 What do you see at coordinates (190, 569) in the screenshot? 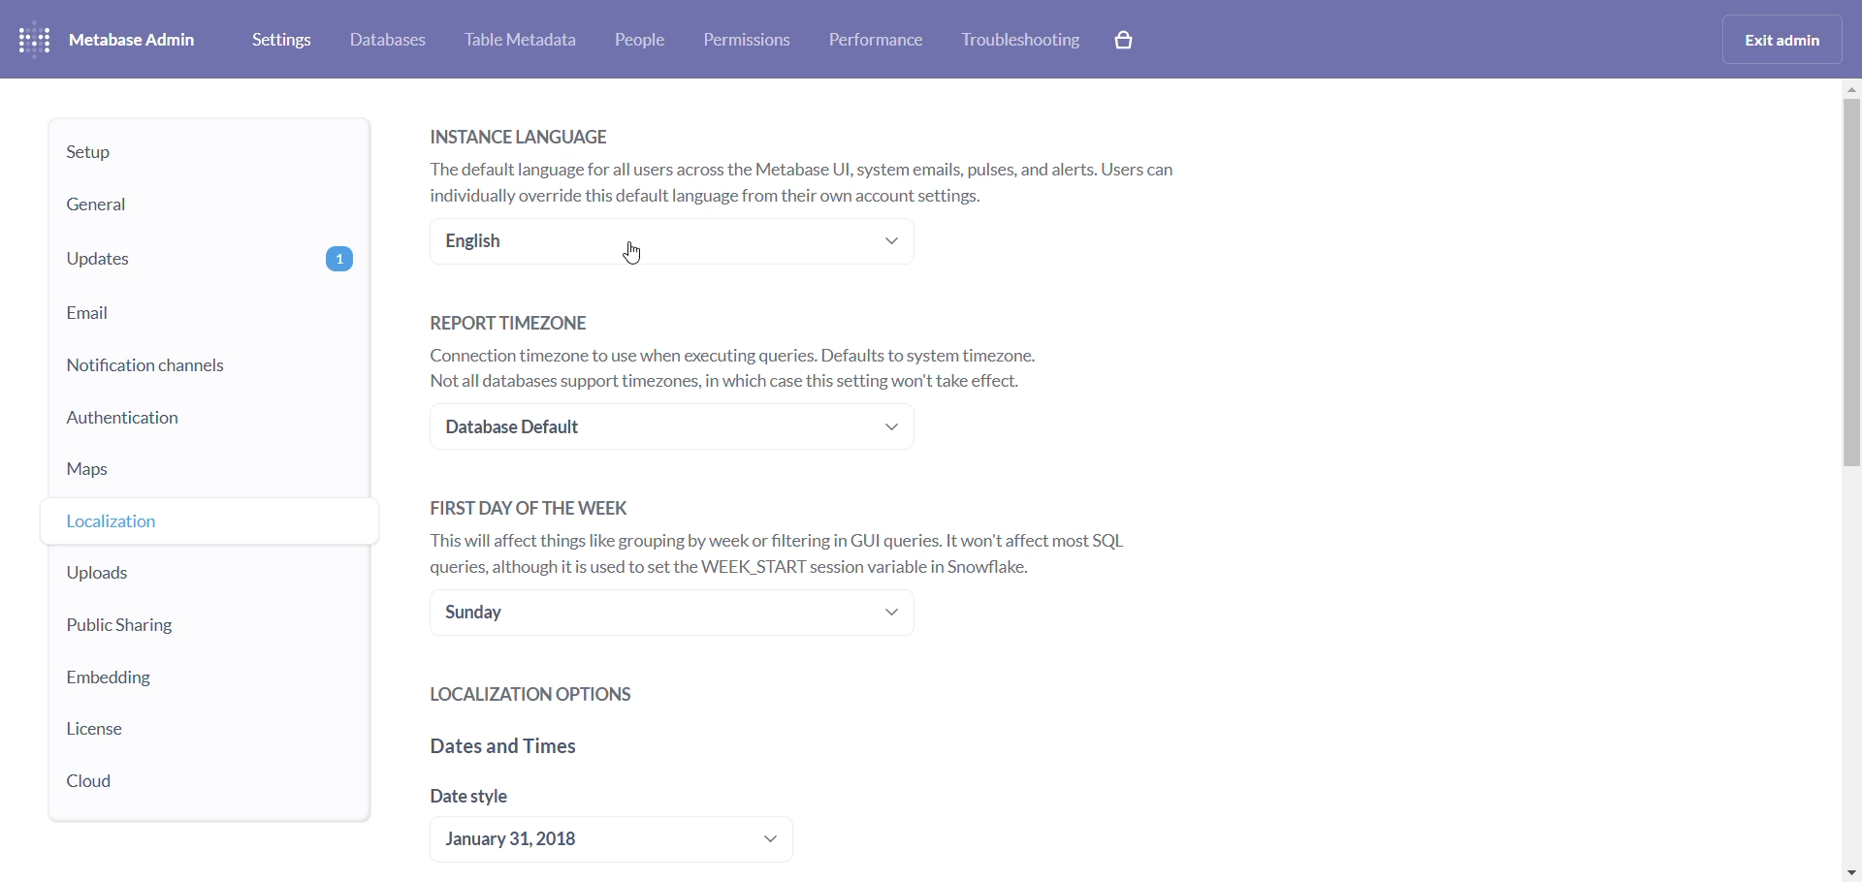
I see `uploads` at bounding box center [190, 569].